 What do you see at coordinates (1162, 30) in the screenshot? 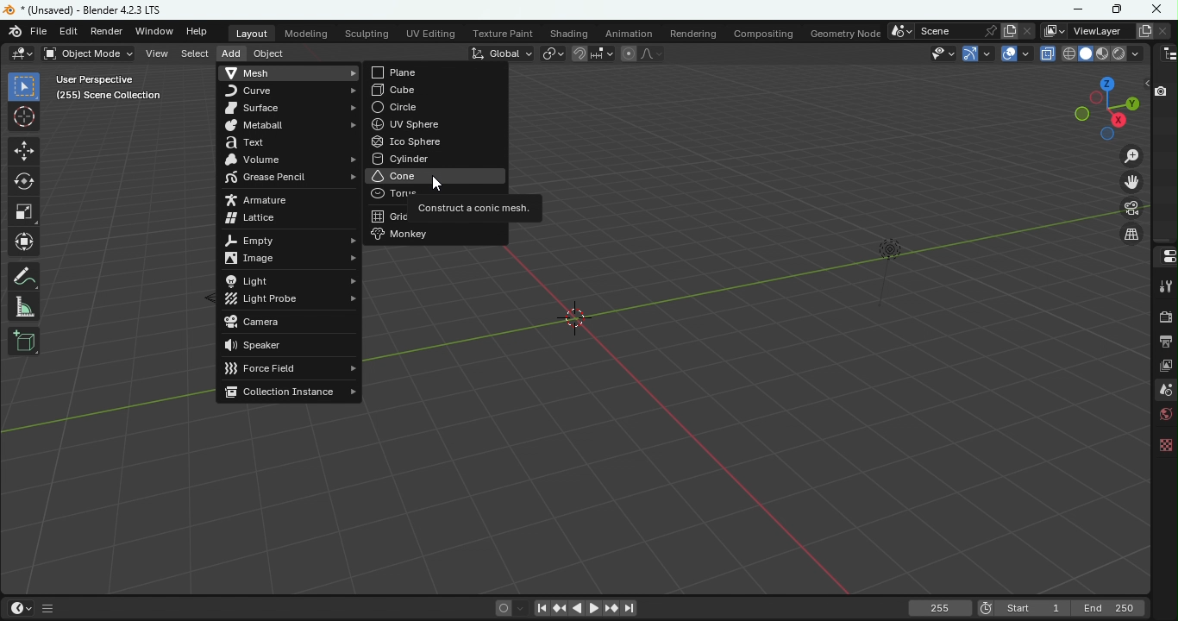
I see `Remove view layer` at bounding box center [1162, 30].